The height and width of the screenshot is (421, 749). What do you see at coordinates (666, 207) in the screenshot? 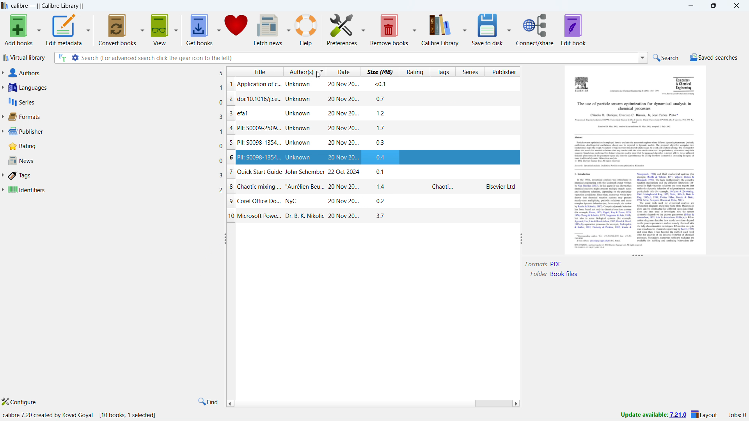
I see `` at bounding box center [666, 207].